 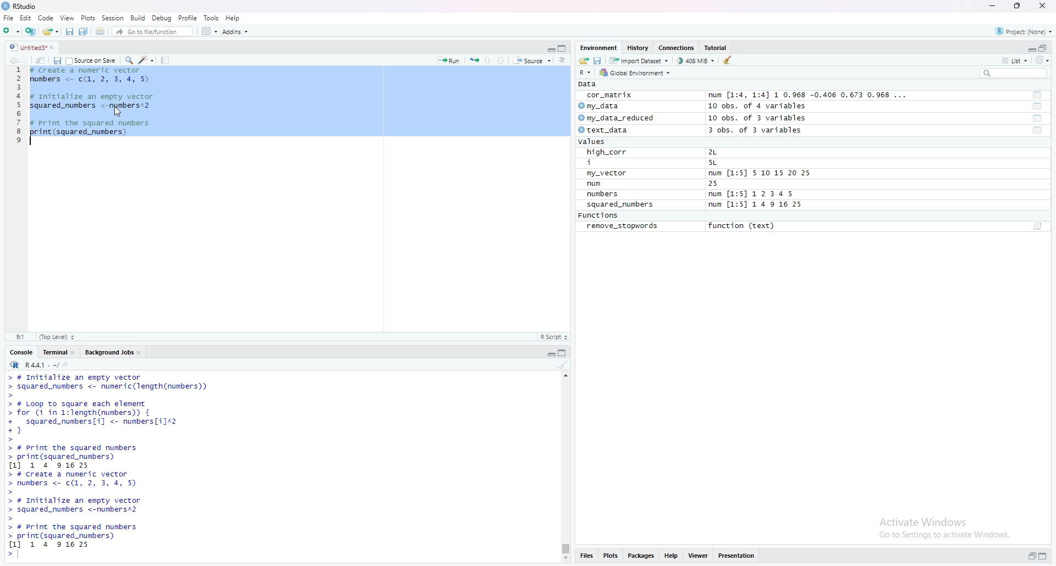 I want to click on minimize, so click(x=550, y=352).